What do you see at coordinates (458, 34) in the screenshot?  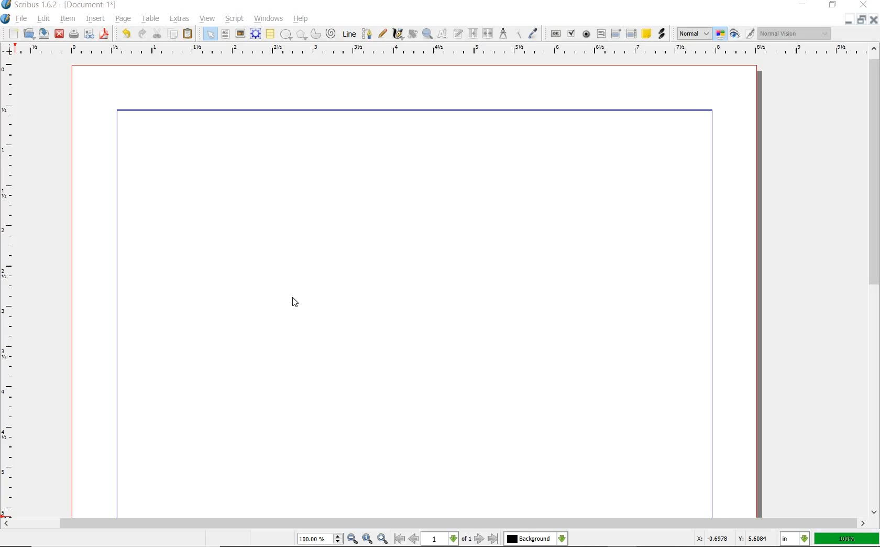 I see `EDIT TEXT WITH STORY EDITOR` at bounding box center [458, 34].